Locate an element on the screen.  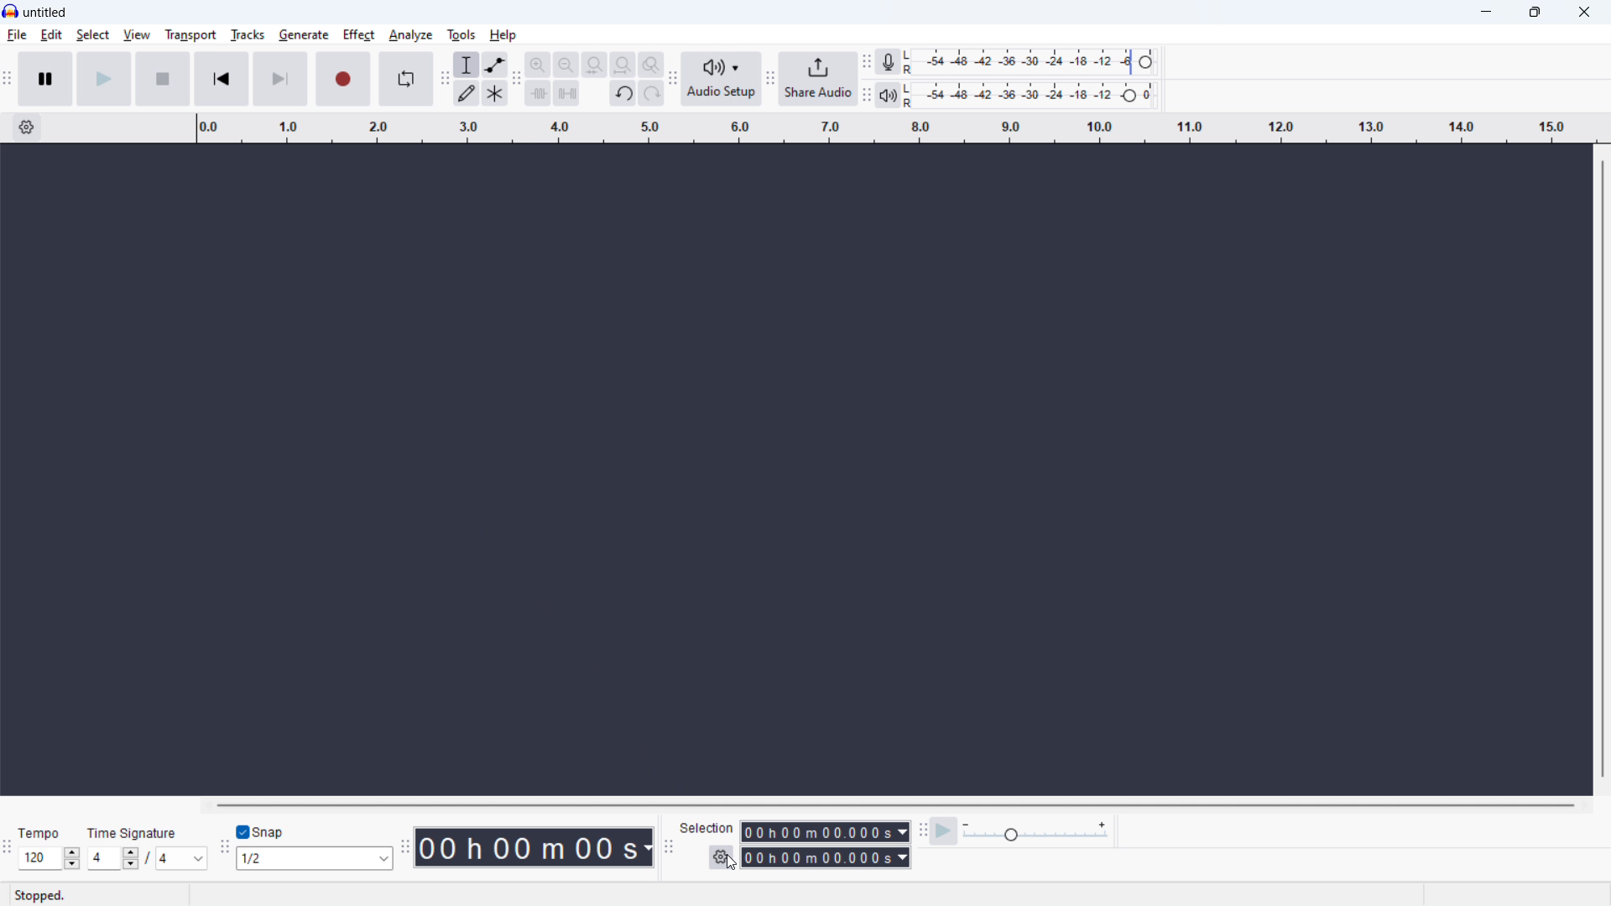
multi tool is located at coordinates (497, 94).